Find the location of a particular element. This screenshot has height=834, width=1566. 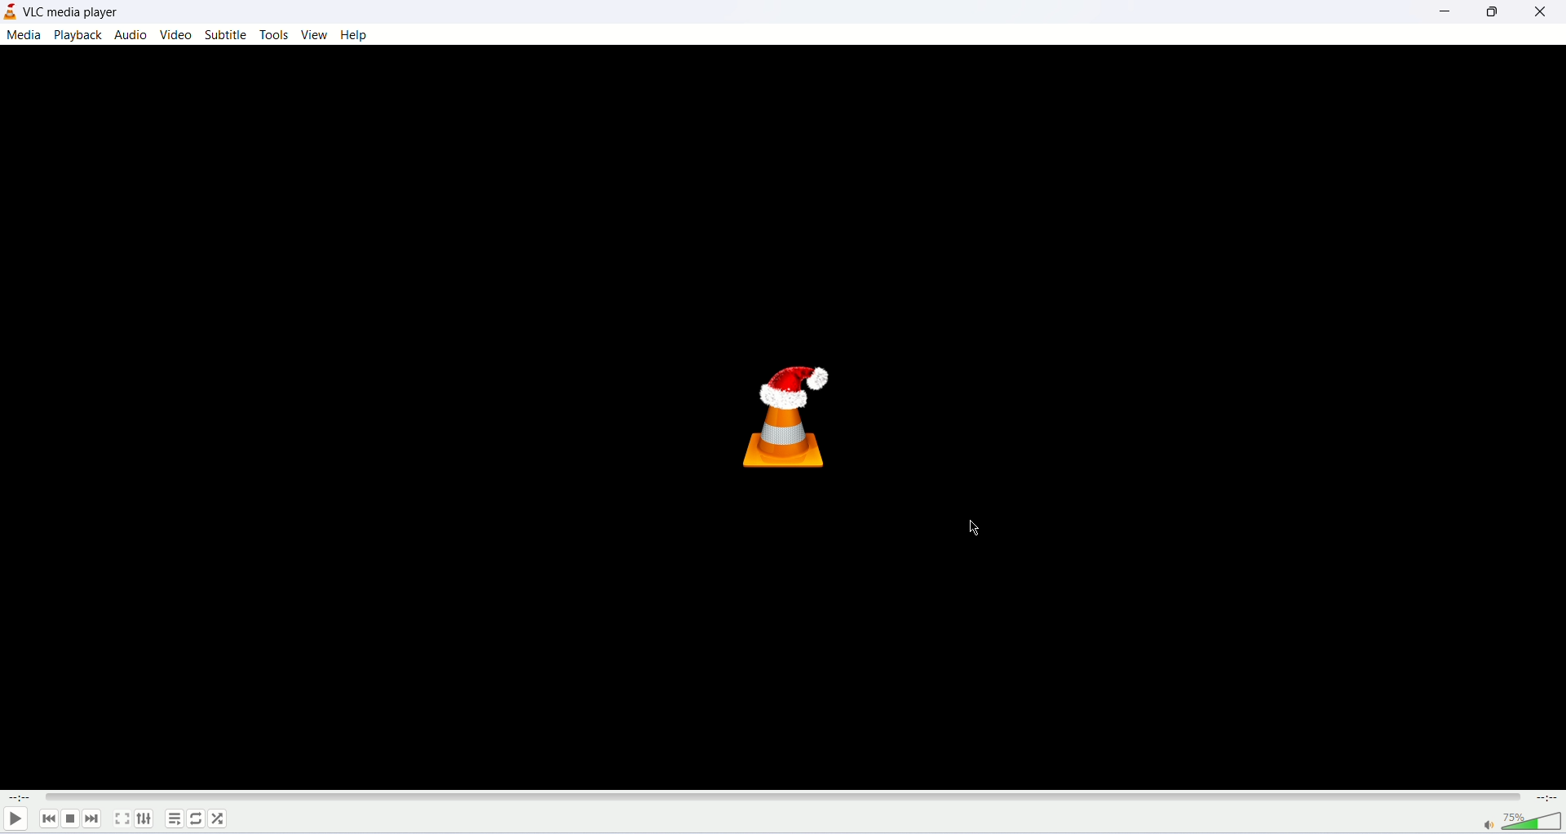

subtitle is located at coordinates (228, 35).